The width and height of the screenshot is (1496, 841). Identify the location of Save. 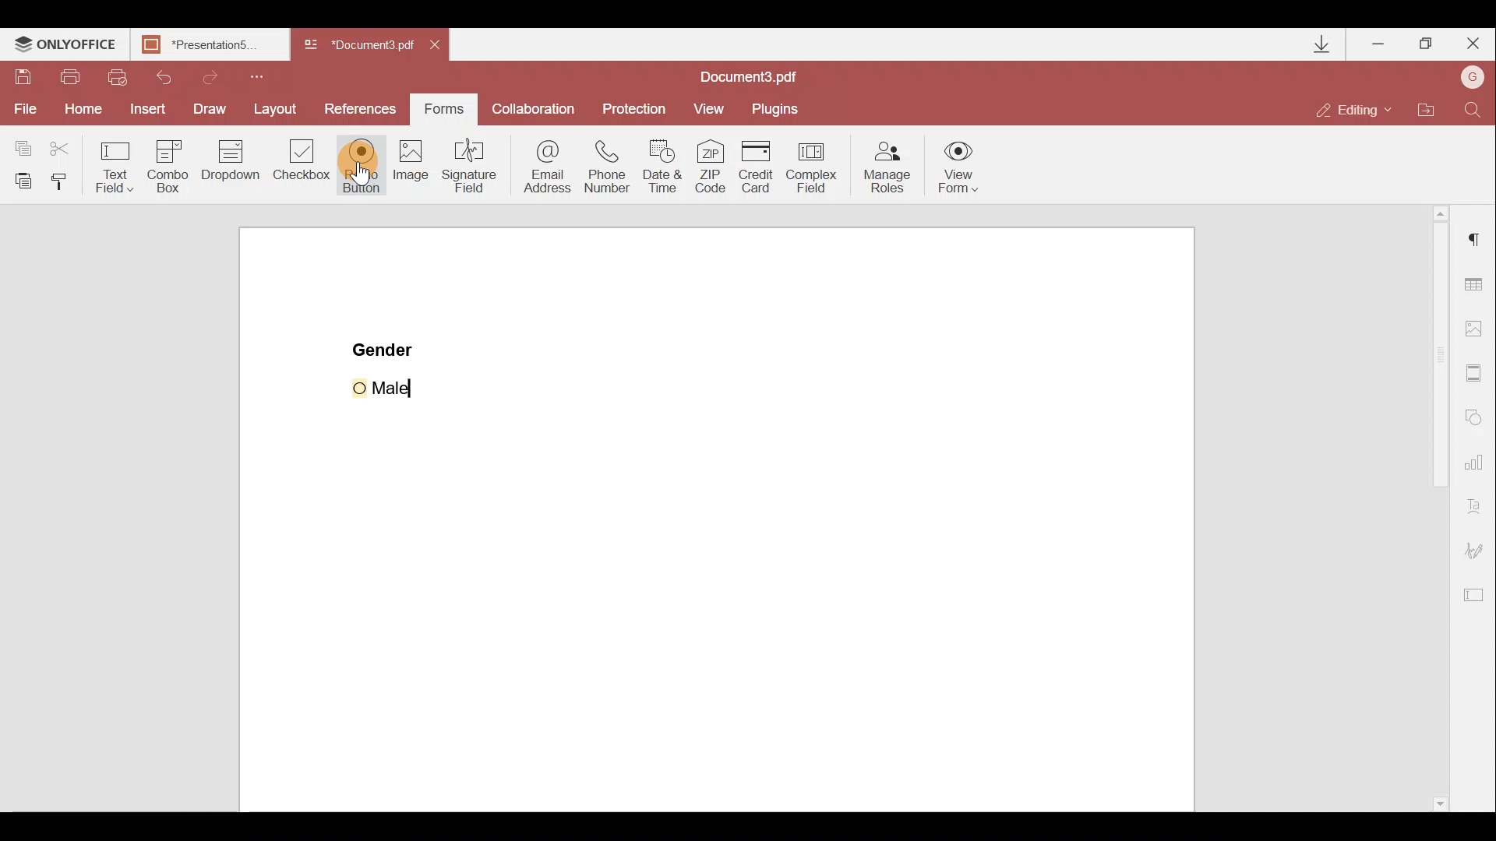
(25, 78).